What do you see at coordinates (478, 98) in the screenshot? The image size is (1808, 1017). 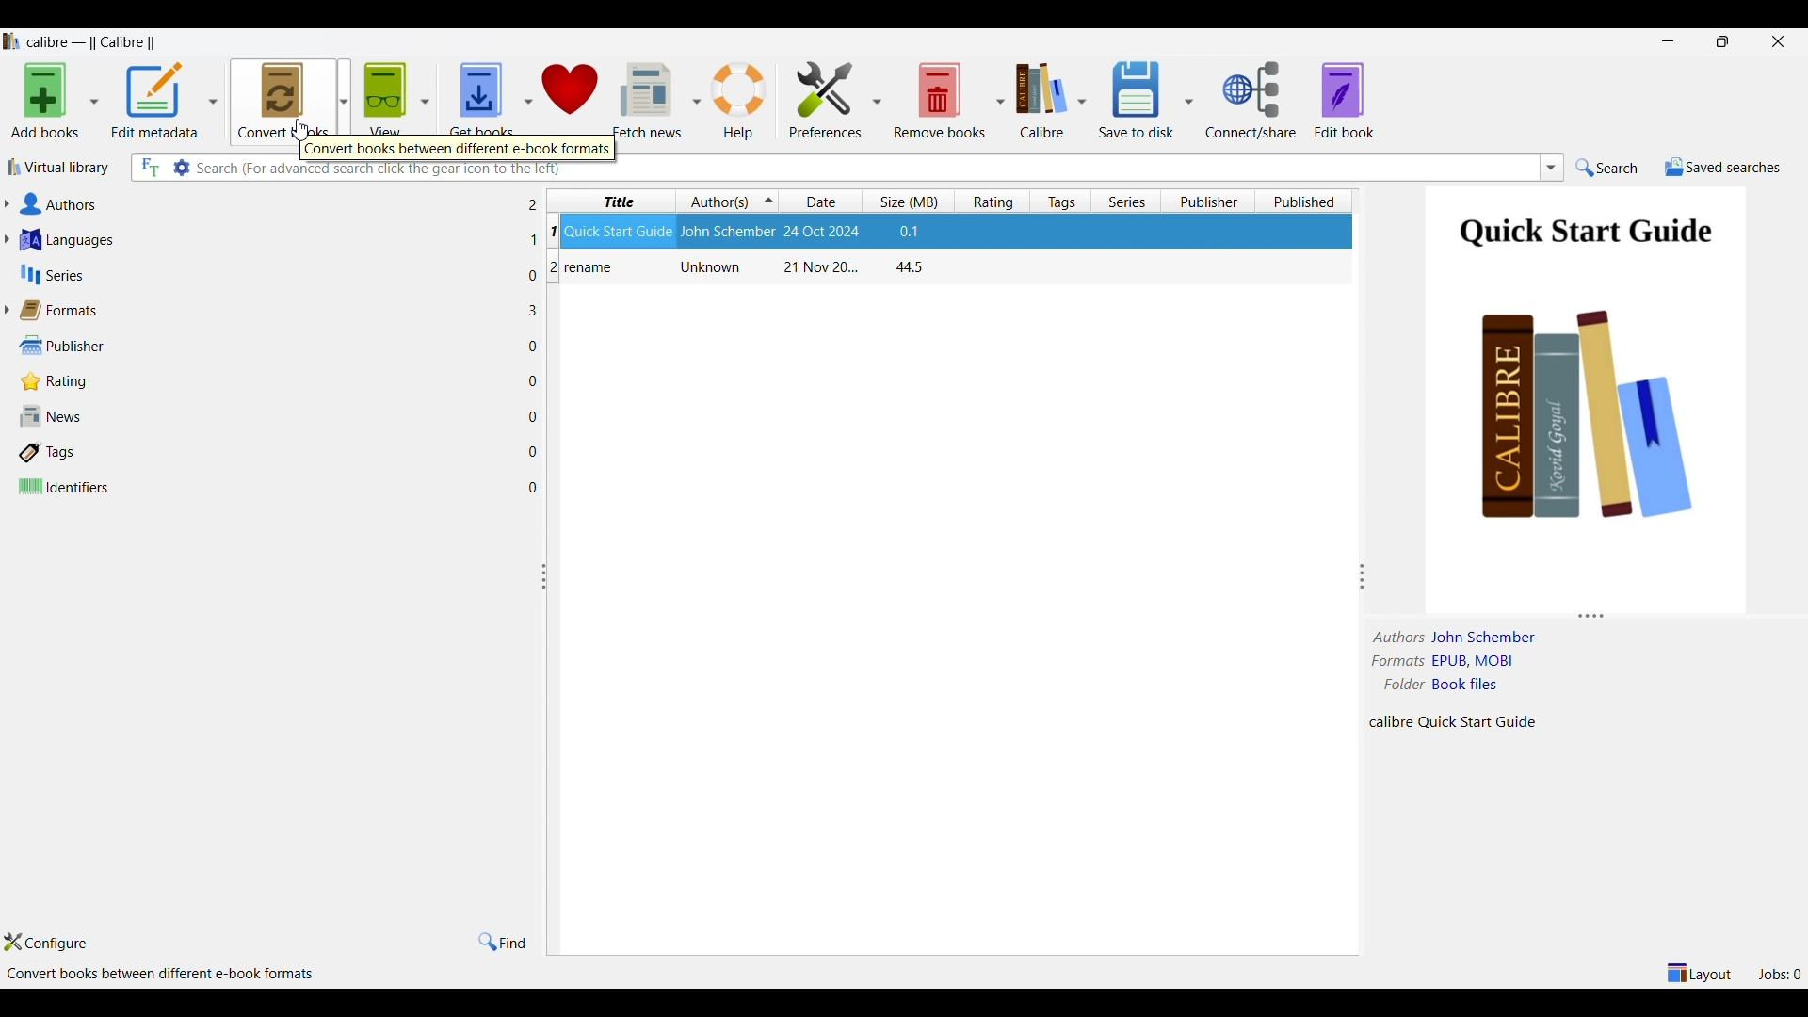 I see `Get books` at bounding box center [478, 98].